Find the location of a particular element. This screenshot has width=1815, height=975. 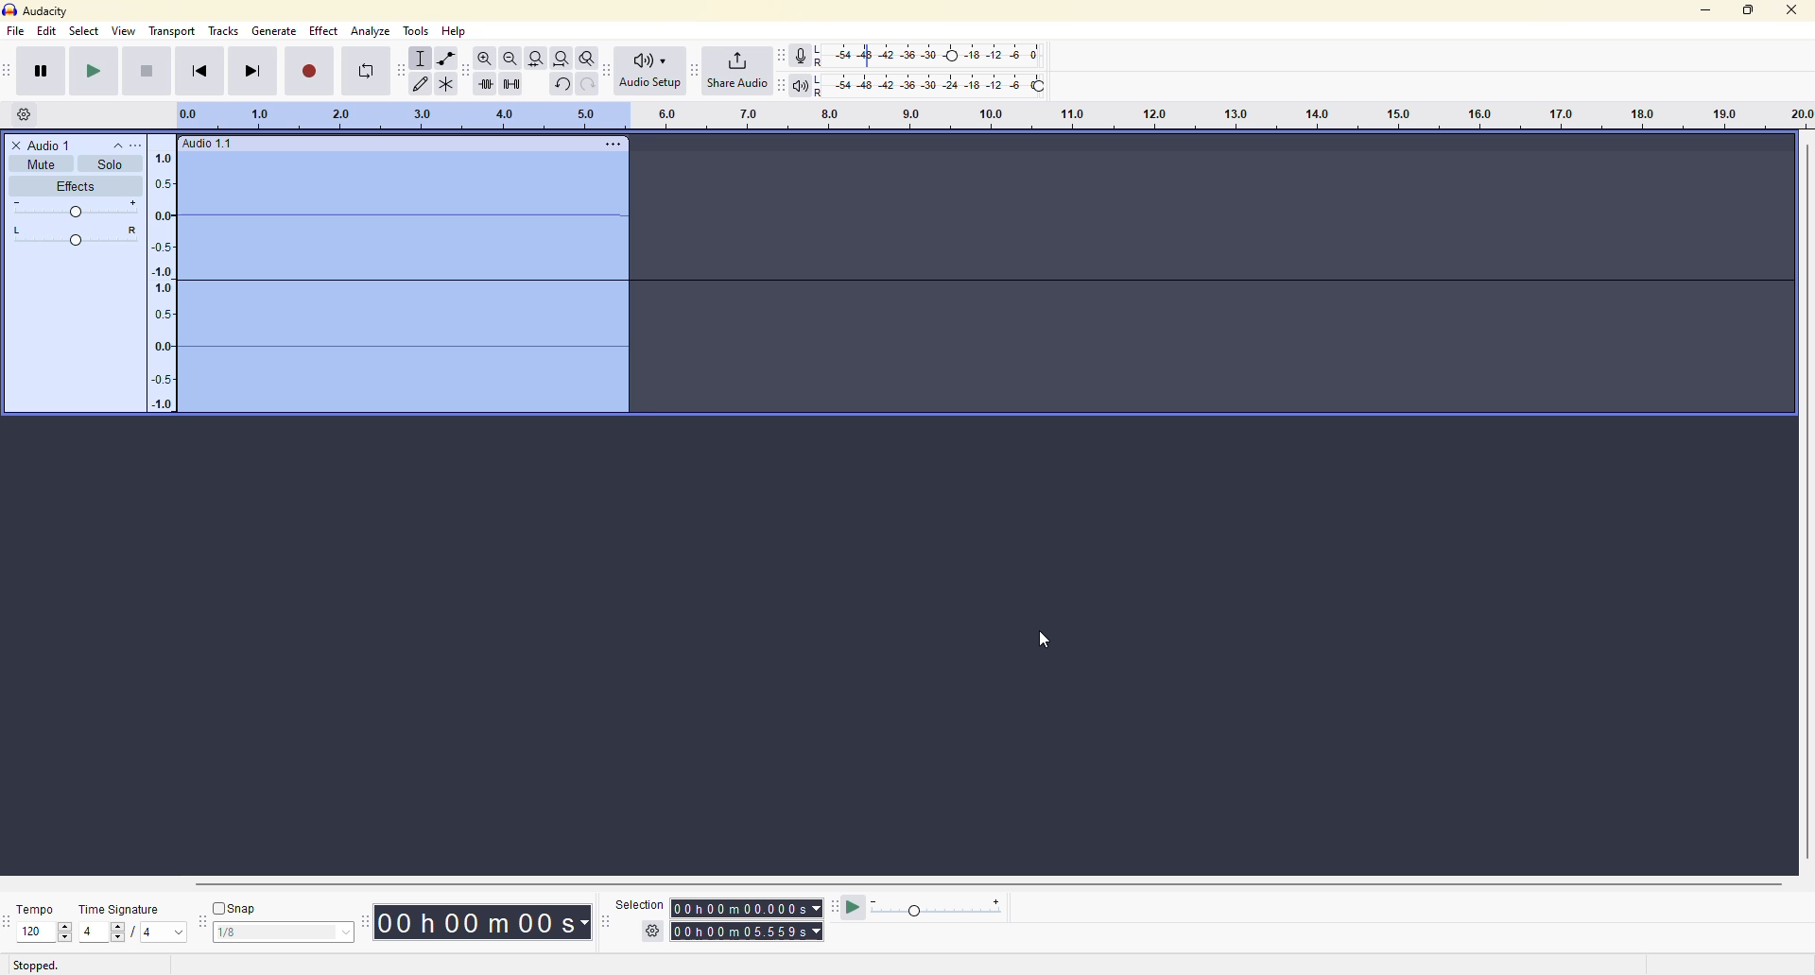

time toolbar is located at coordinates (369, 919).